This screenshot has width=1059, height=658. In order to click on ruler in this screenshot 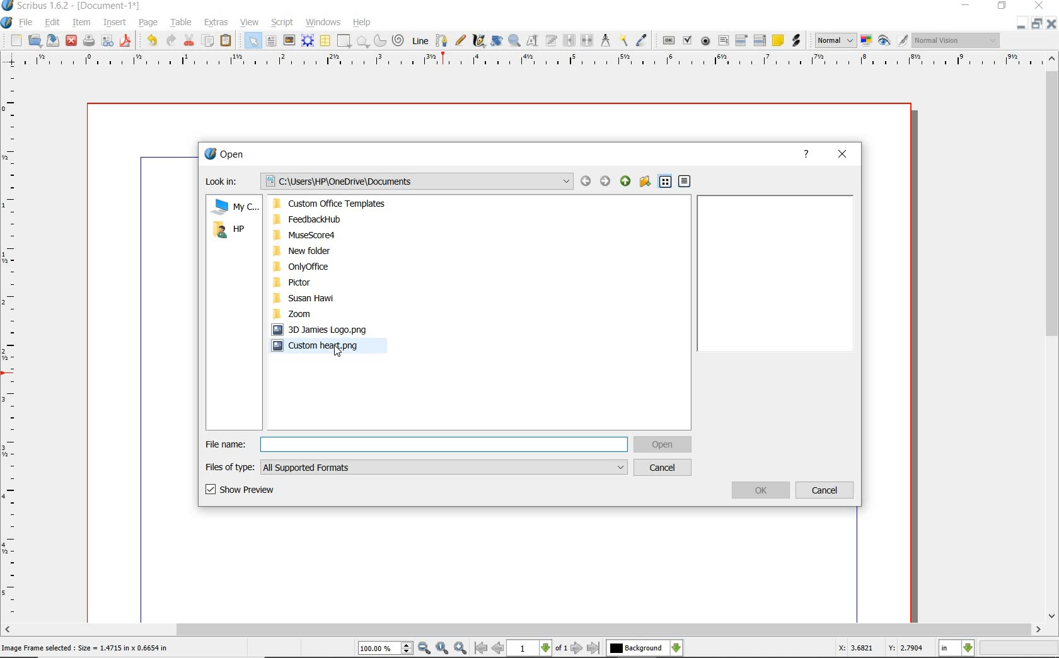, I will do `click(535, 61)`.